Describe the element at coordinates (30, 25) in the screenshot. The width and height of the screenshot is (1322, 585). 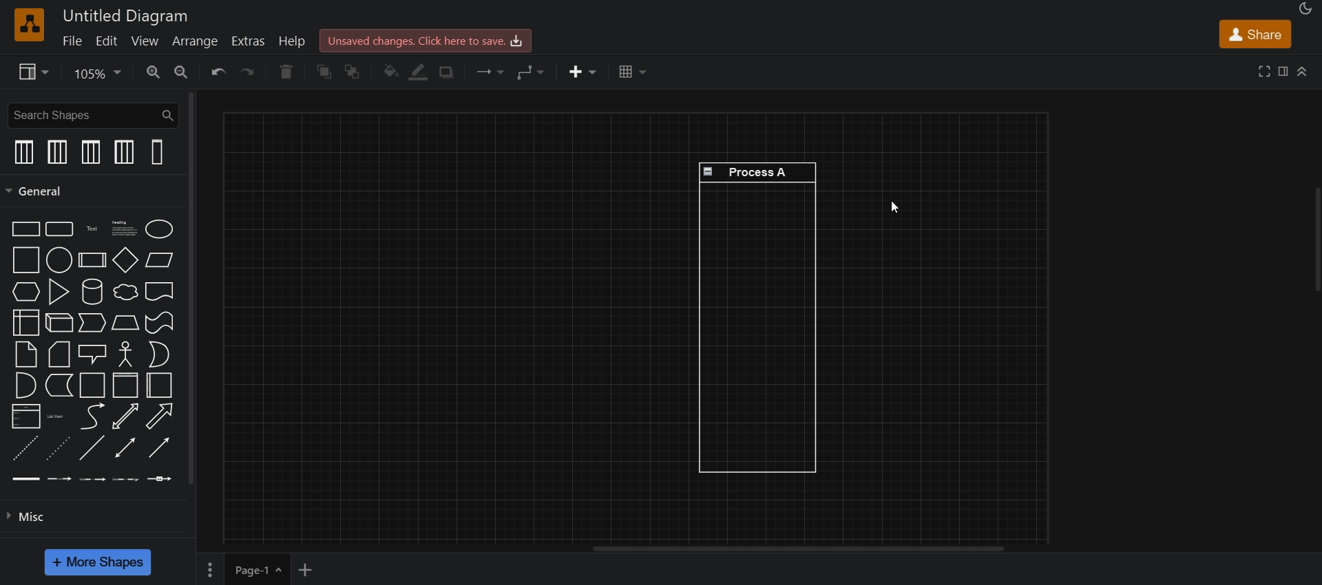
I see `logo` at that location.